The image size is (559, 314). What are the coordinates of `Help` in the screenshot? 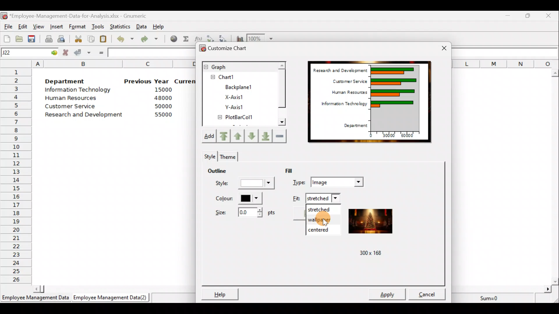 It's located at (220, 293).